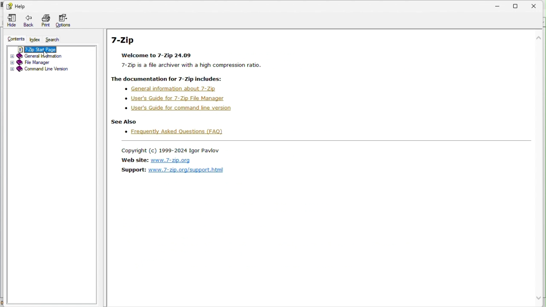  What do you see at coordinates (66, 20) in the screenshot?
I see `Options` at bounding box center [66, 20].